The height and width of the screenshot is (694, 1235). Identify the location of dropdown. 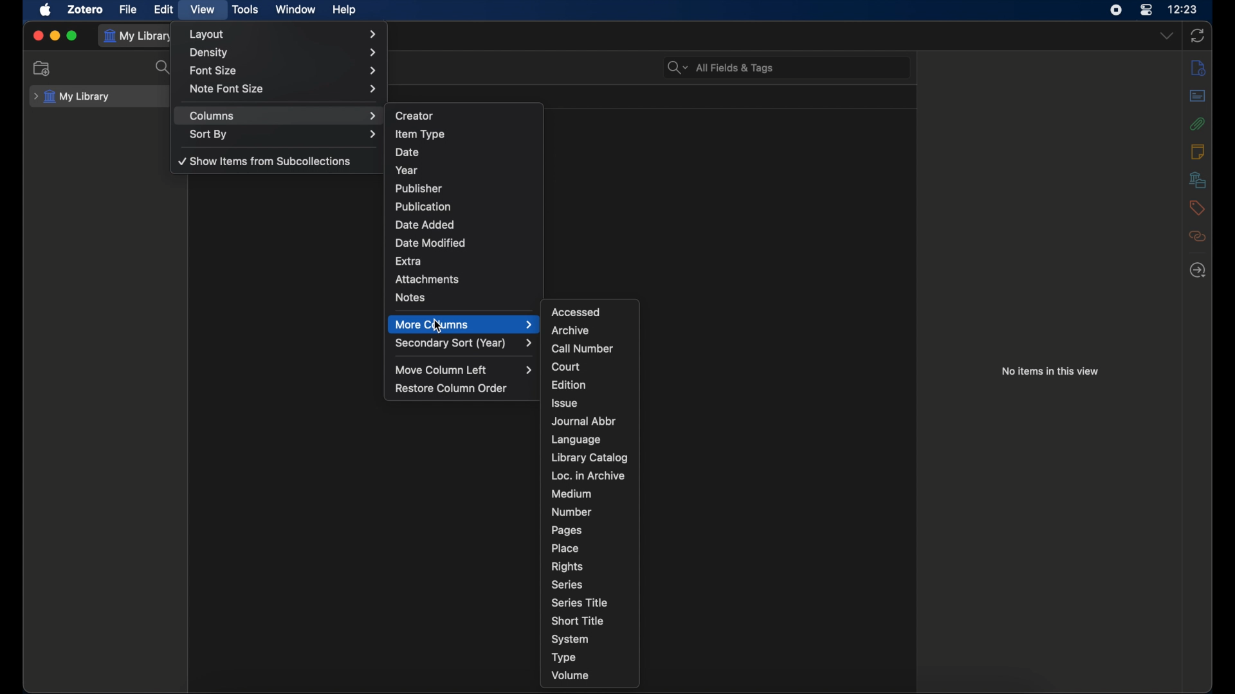
(1167, 35).